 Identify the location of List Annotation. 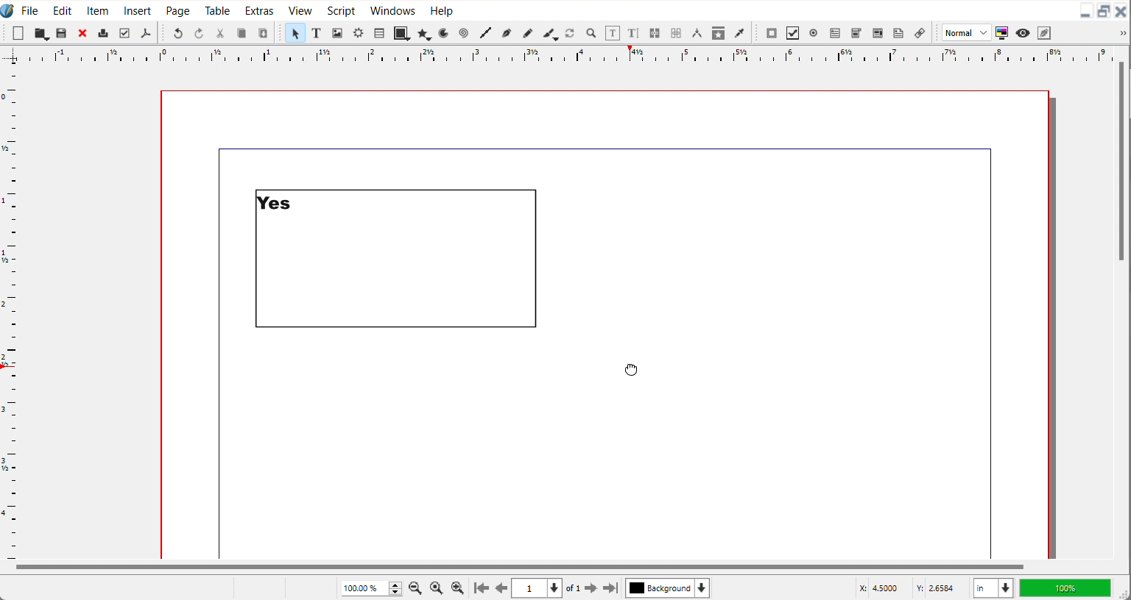
(919, 32).